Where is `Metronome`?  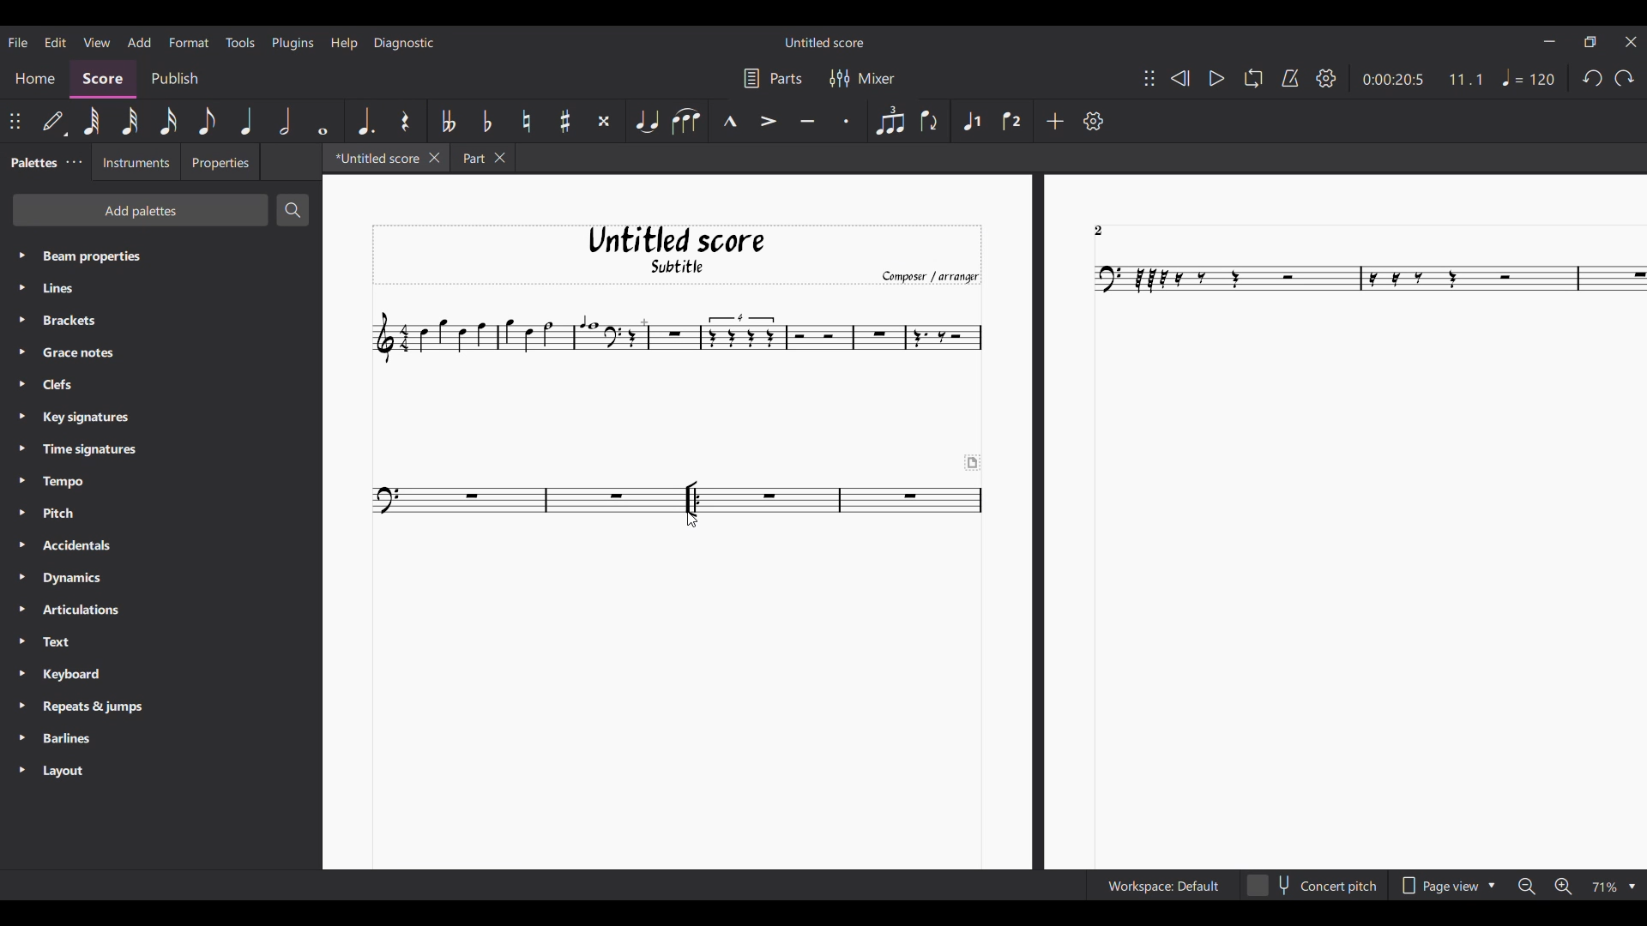 Metronome is located at coordinates (1291, 78).